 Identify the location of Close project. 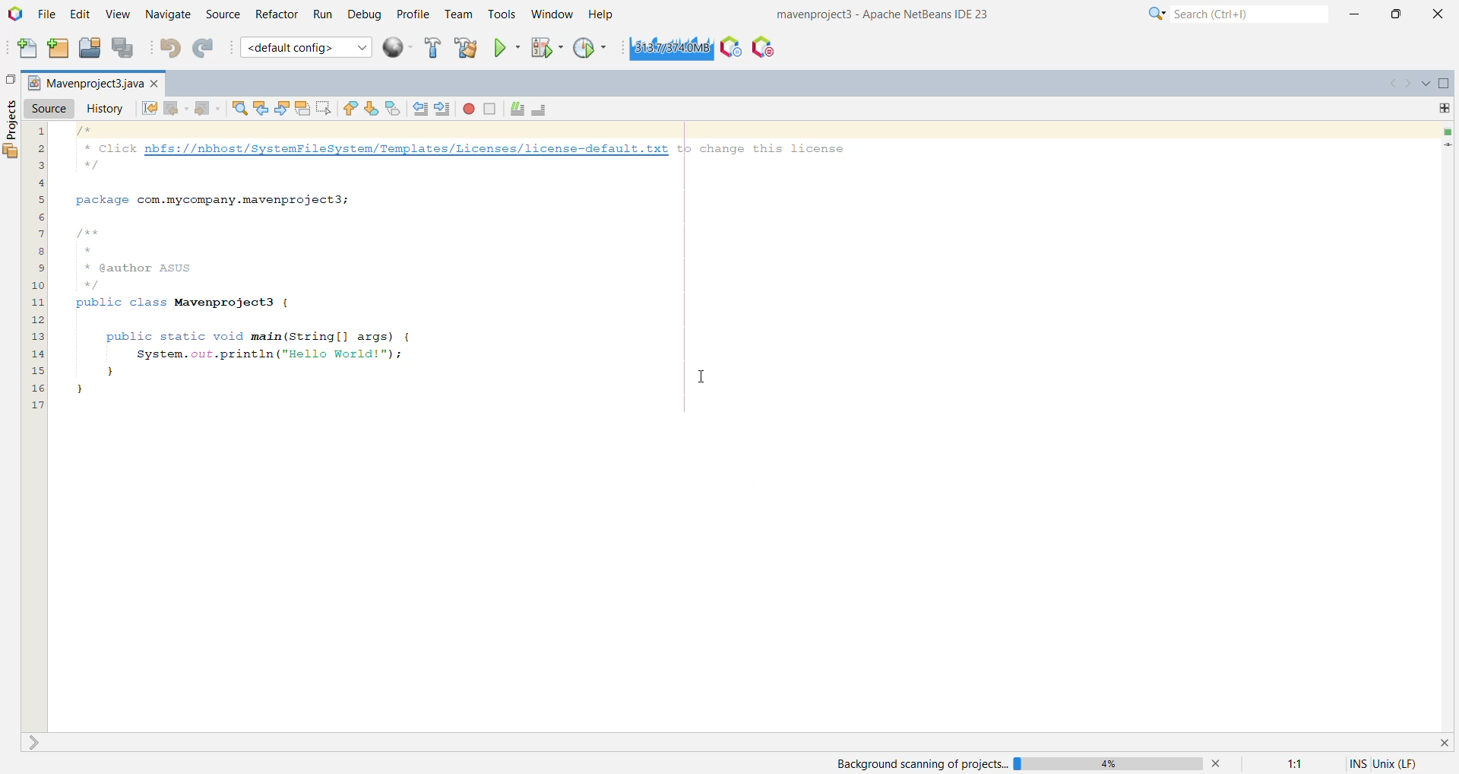
(157, 84).